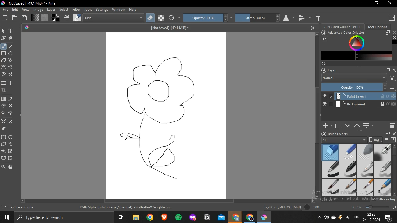  I want to click on set eraser mode, so click(150, 18).